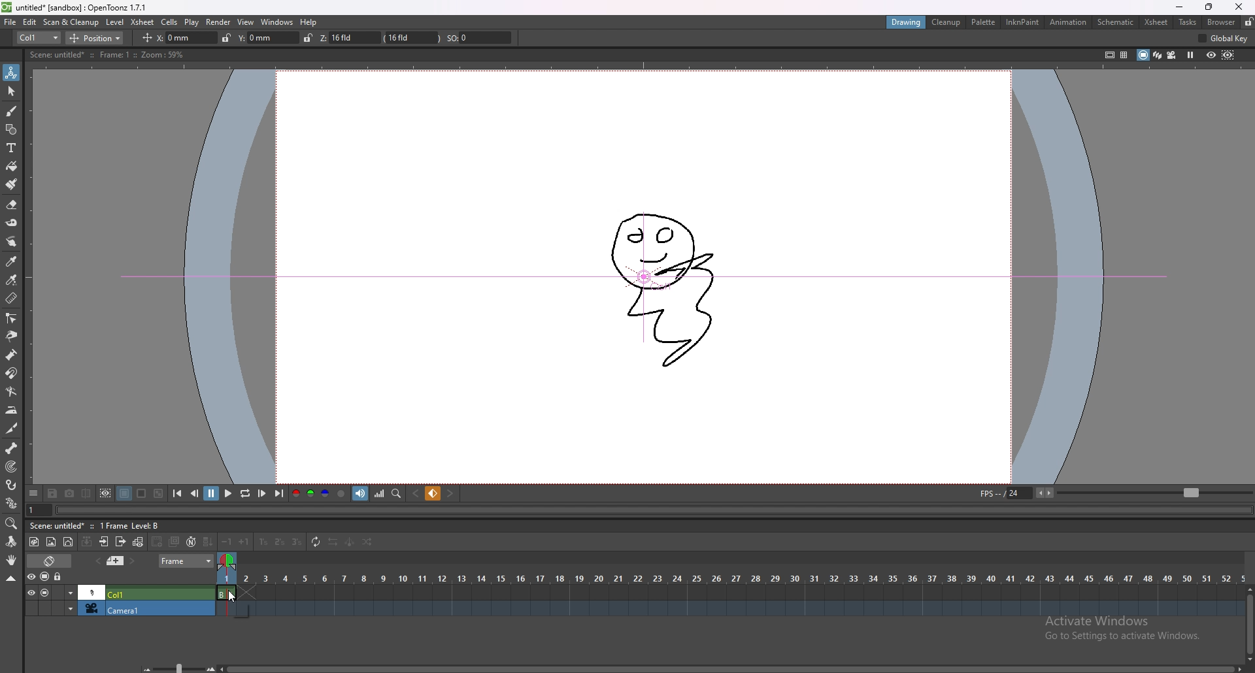  What do you see at coordinates (1227, 39) in the screenshot?
I see `Config` at bounding box center [1227, 39].